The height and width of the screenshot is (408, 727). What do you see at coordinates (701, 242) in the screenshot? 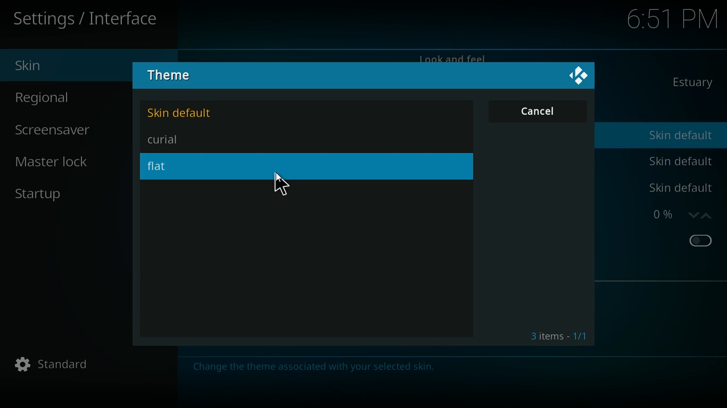
I see `on/off` at bounding box center [701, 242].